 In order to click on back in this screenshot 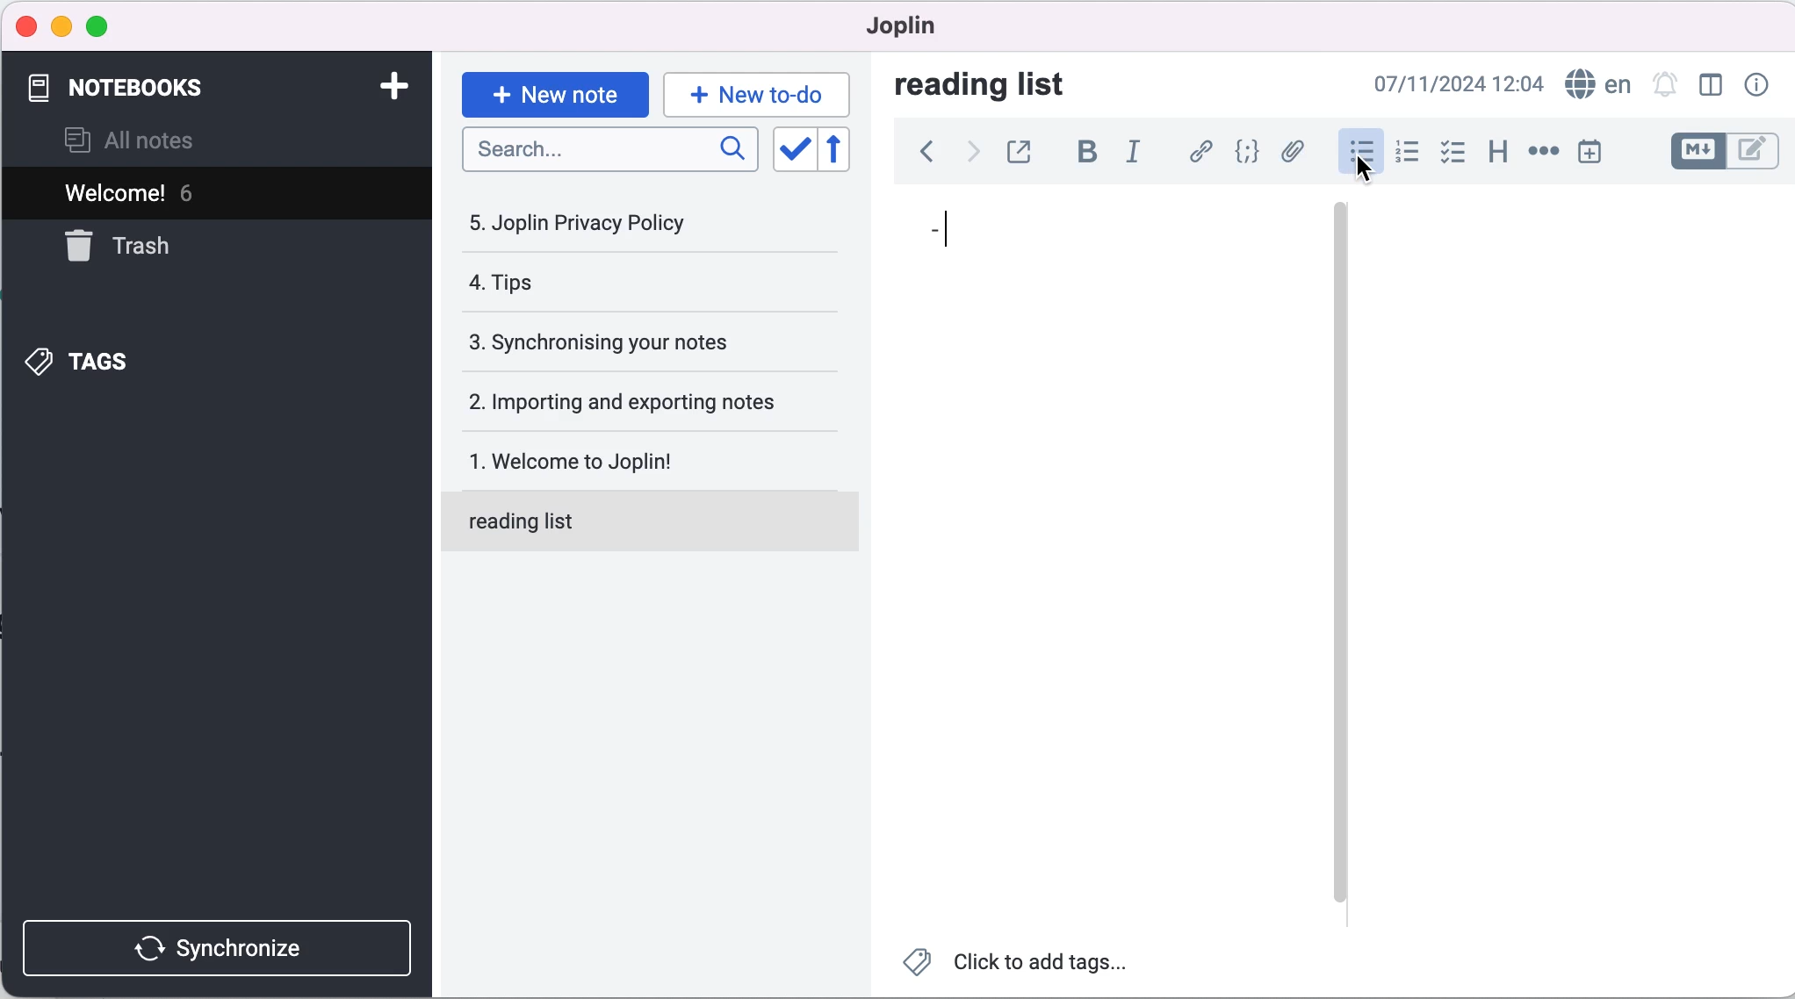, I will do `click(921, 151)`.